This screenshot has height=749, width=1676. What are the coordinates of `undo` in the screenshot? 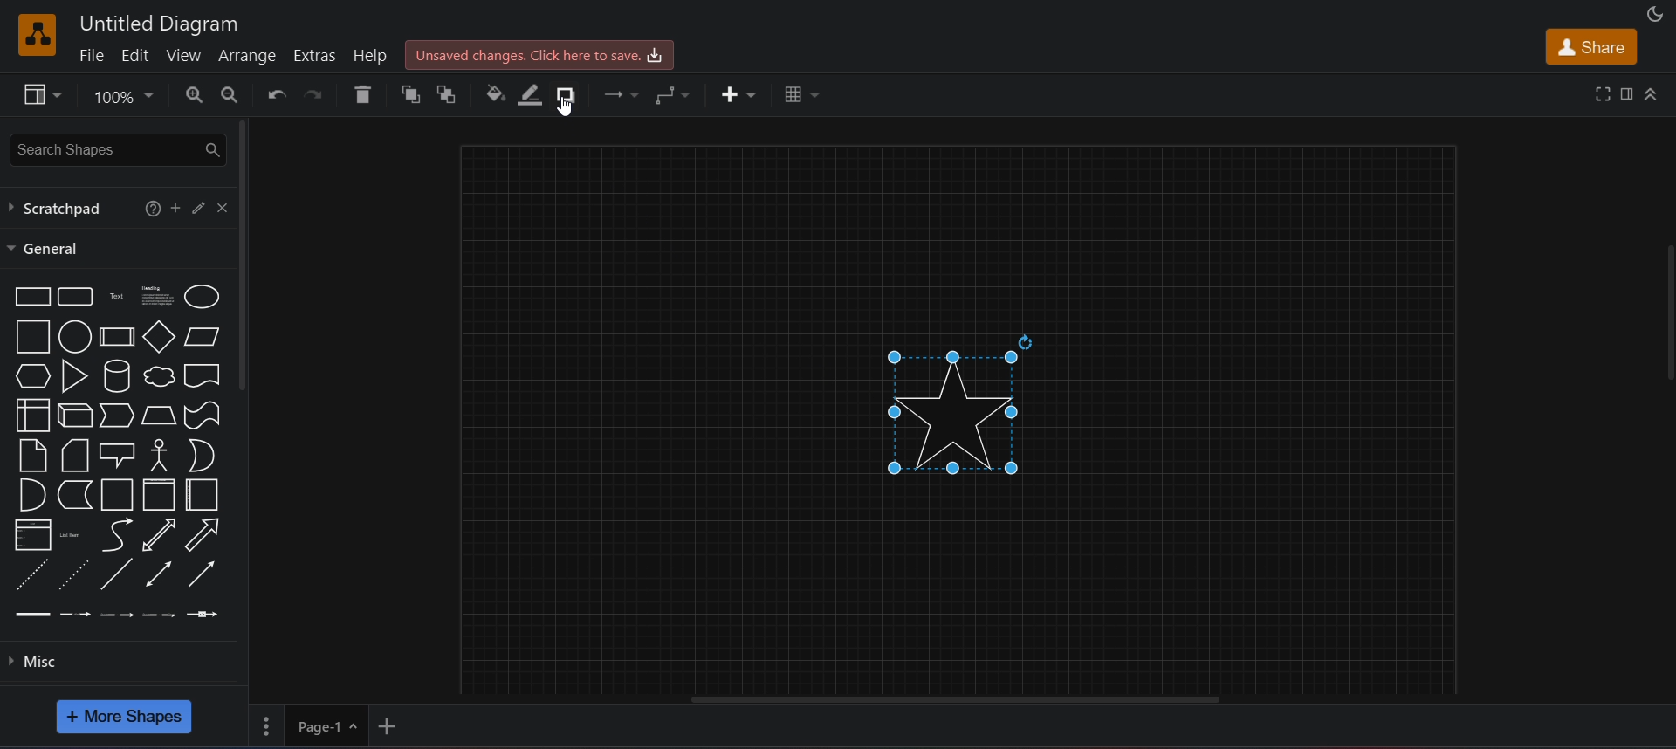 It's located at (270, 93).